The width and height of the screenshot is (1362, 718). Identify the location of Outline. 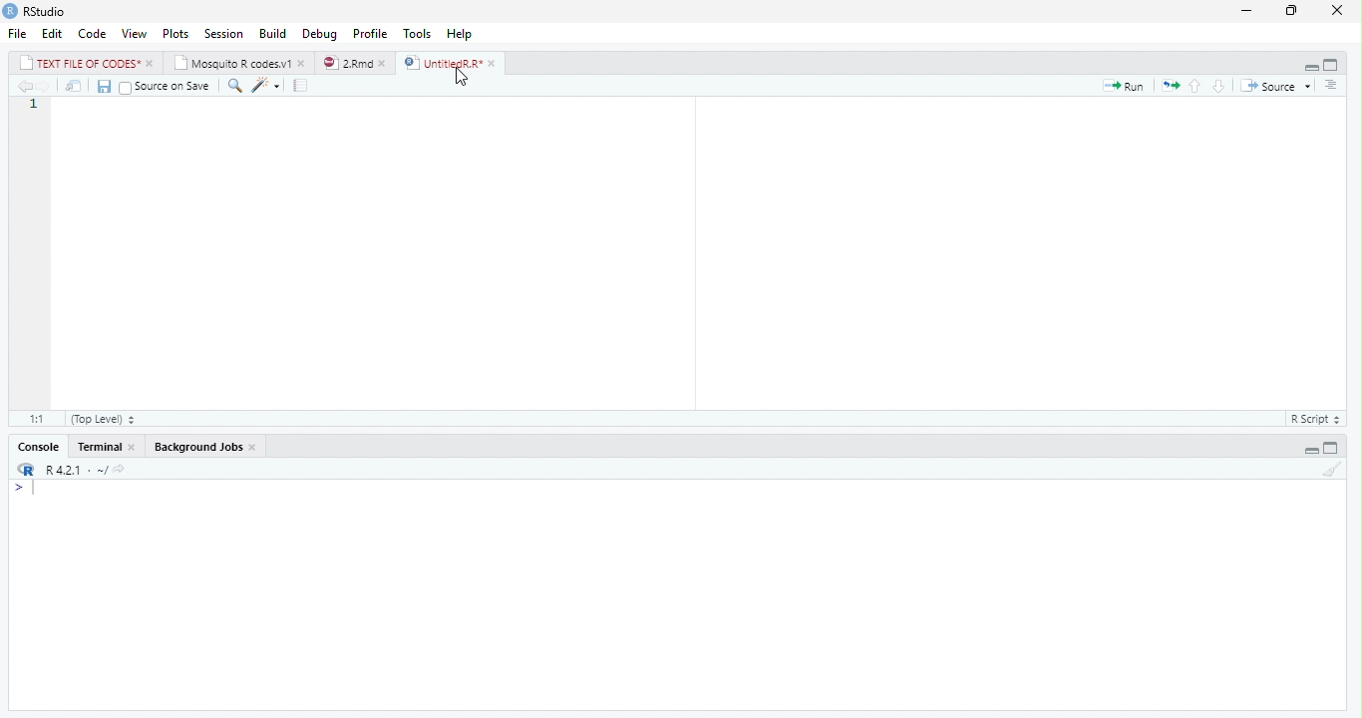
(1331, 86).